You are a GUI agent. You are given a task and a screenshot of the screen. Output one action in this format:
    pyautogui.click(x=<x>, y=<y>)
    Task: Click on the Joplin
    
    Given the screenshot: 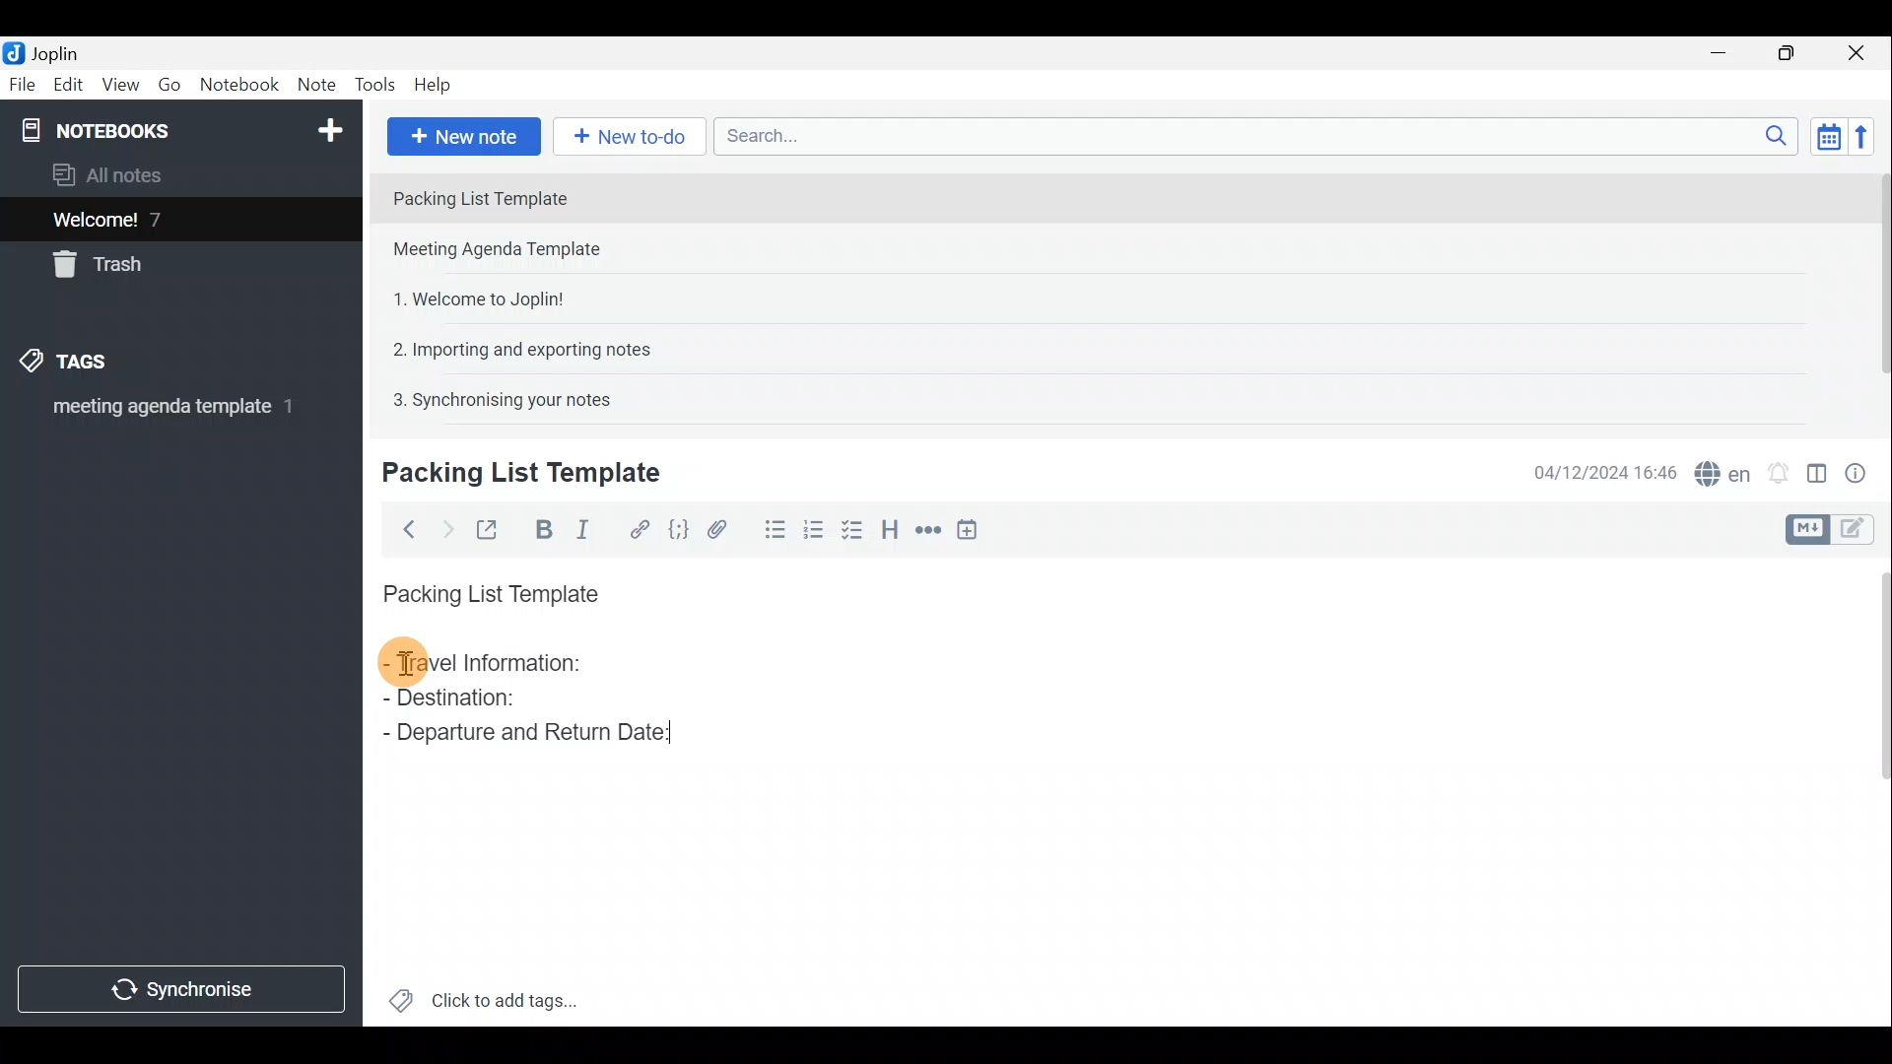 What is the action you would take?
    pyautogui.click(x=46, y=52)
    